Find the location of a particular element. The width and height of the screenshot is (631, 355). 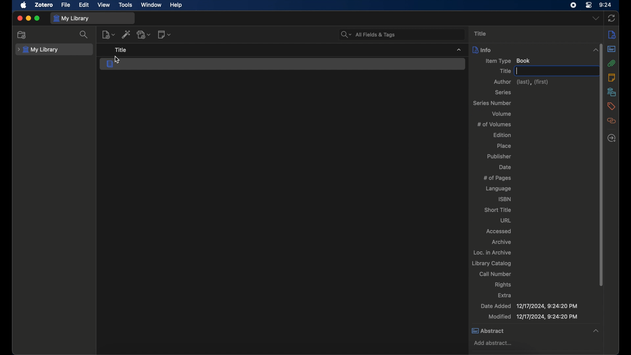

volume is located at coordinates (502, 113).